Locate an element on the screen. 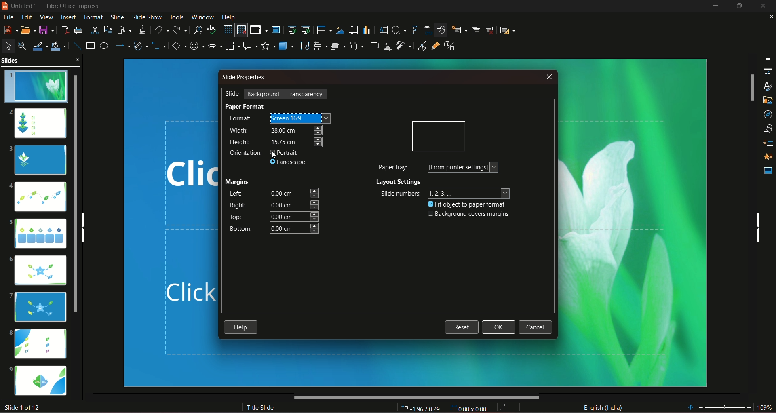 This screenshot has height=413, width=776. height is located at coordinates (296, 142).